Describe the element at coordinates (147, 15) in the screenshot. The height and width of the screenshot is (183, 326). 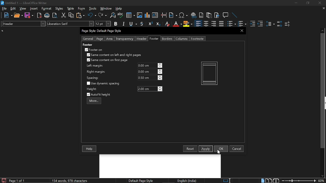
I see `insert diagram` at that location.